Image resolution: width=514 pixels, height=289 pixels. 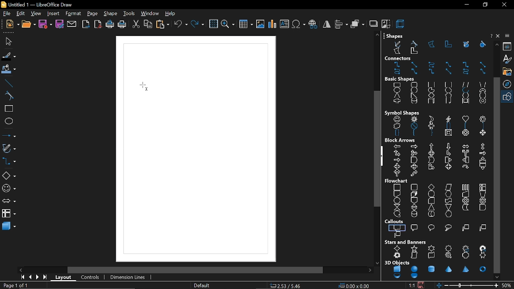 I want to click on insert image, so click(x=260, y=25).